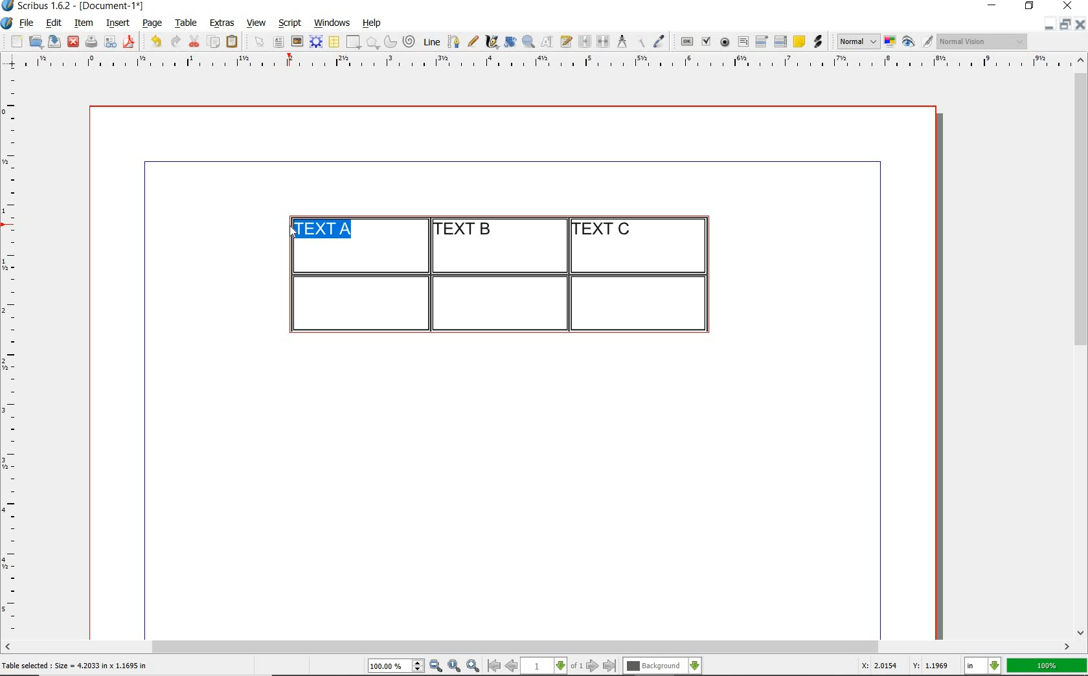 The height and width of the screenshot is (676, 1088). What do you see at coordinates (372, 42) in the screenshot?
I see `polygon` at bounding box center [372, 42].